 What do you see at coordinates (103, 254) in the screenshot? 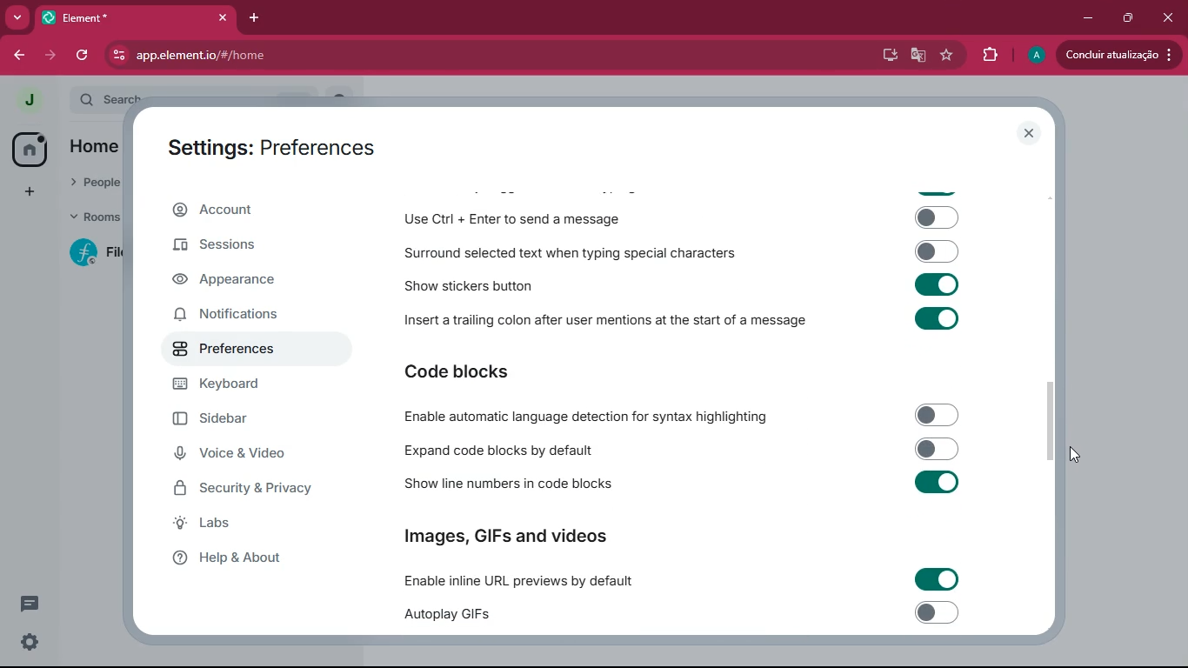
I see `filecoin lotus implementation ` at bounding box center [103, 254].